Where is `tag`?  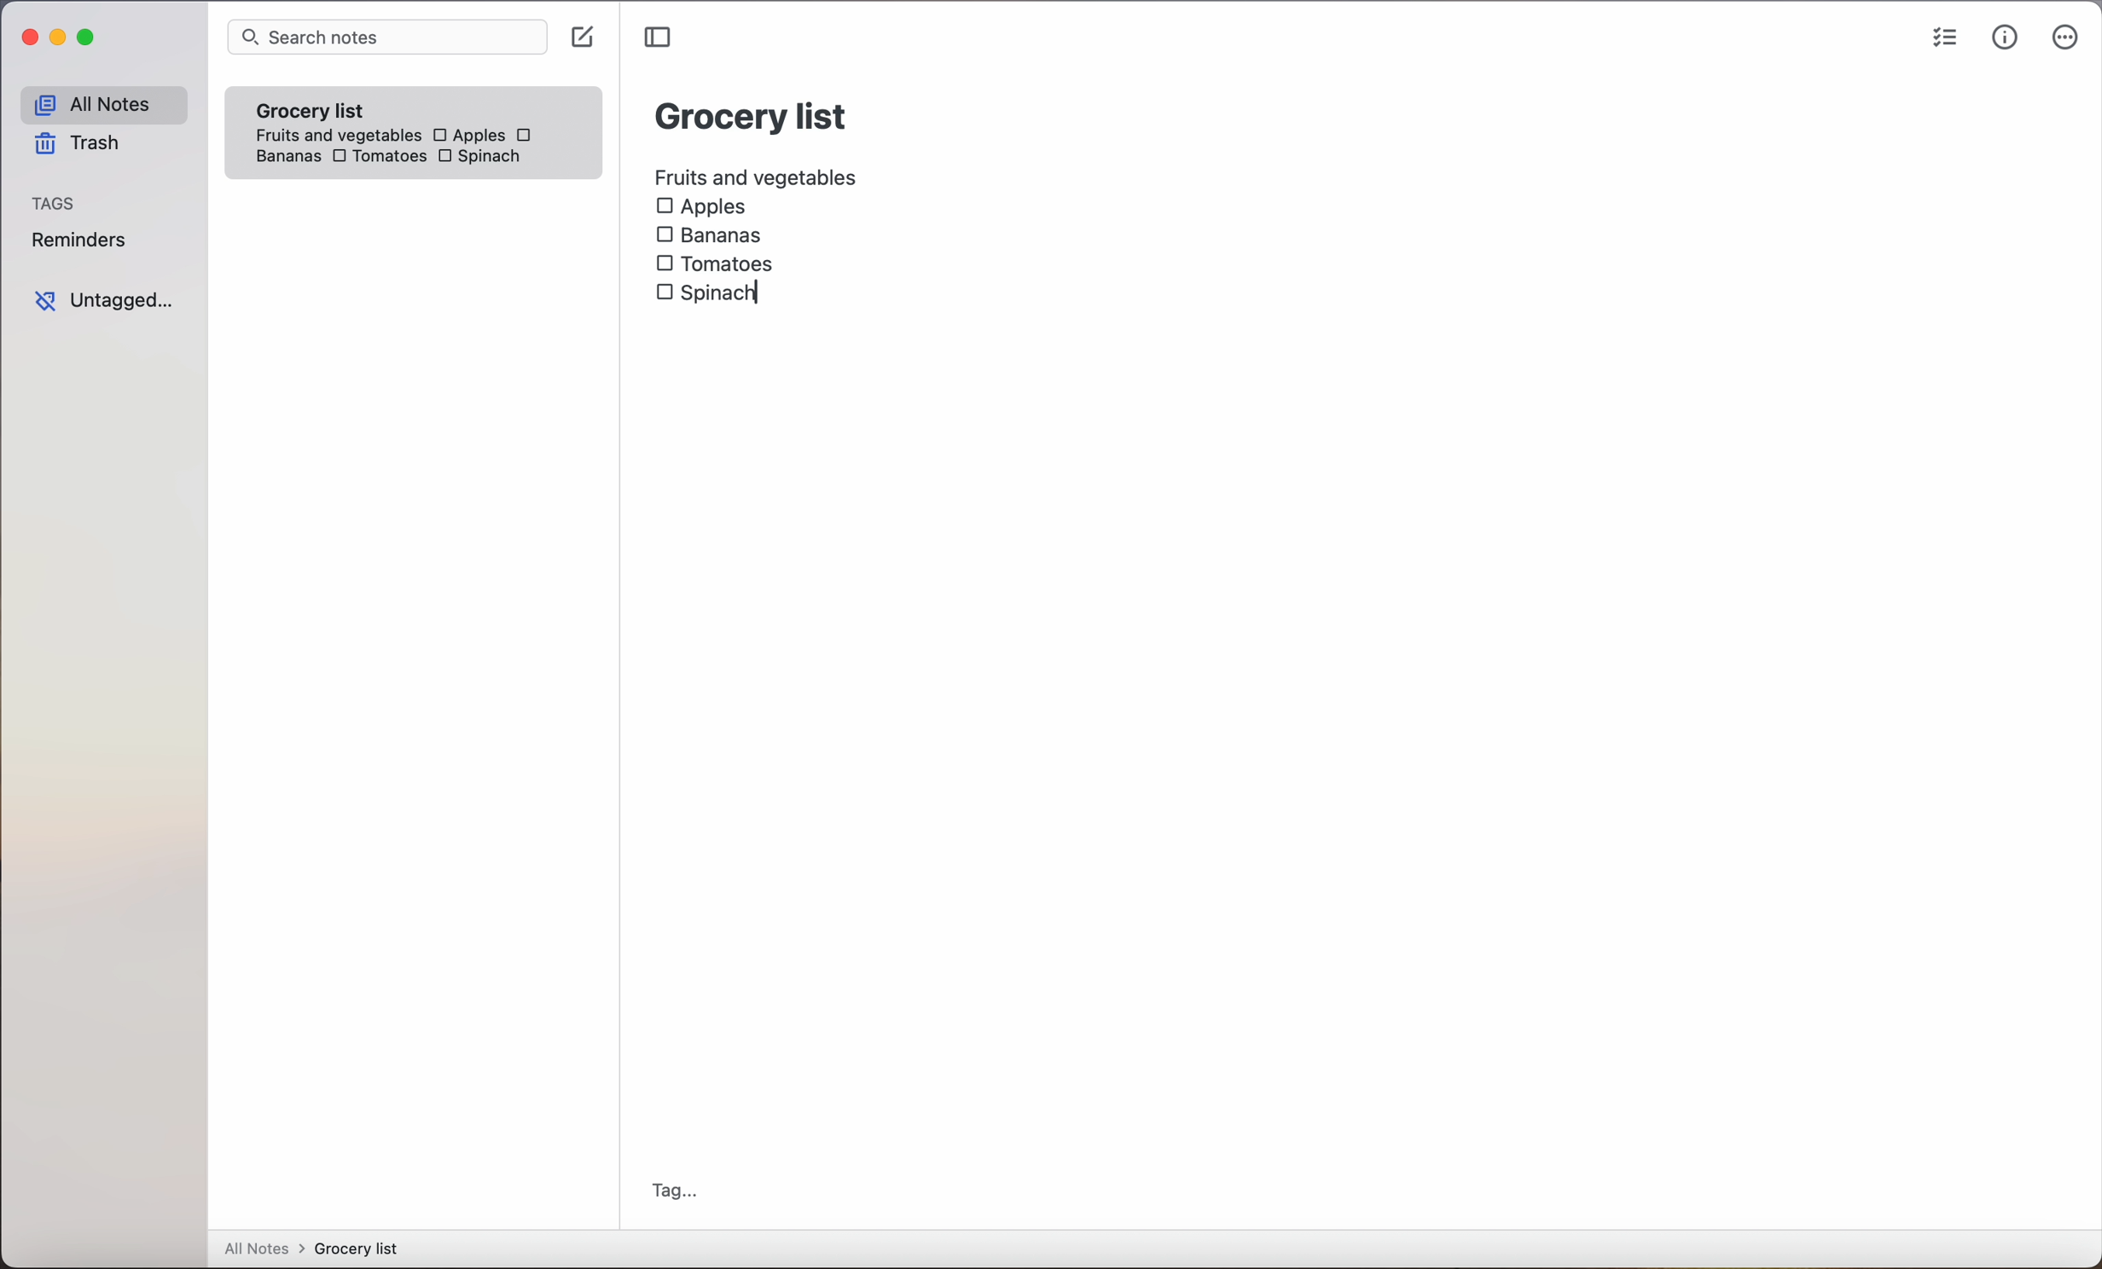
tag is located at coordinates (675, 1191).